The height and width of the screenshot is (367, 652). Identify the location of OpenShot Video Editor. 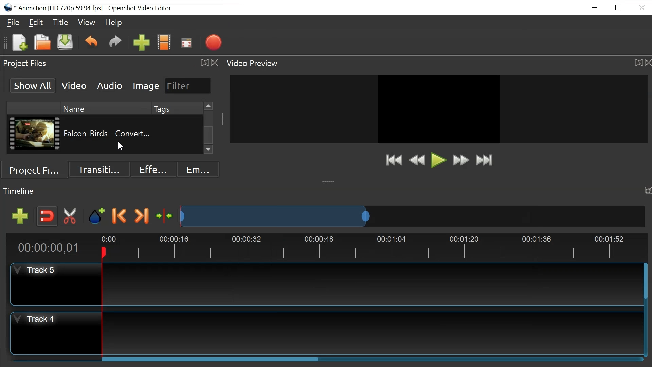
(140, 8).